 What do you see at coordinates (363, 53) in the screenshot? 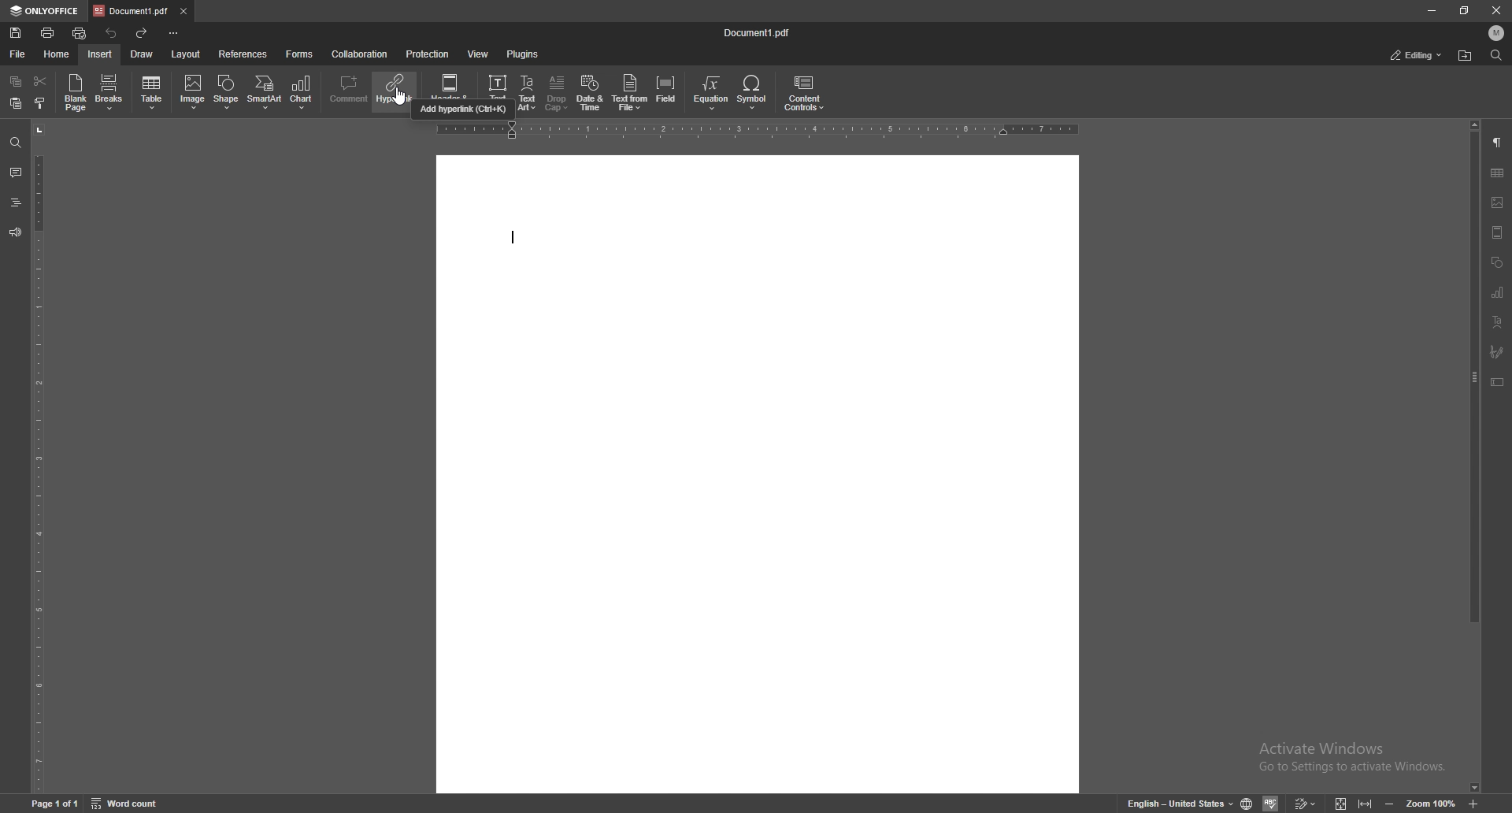
I see `collaboration` at bounding box center [363, 53].